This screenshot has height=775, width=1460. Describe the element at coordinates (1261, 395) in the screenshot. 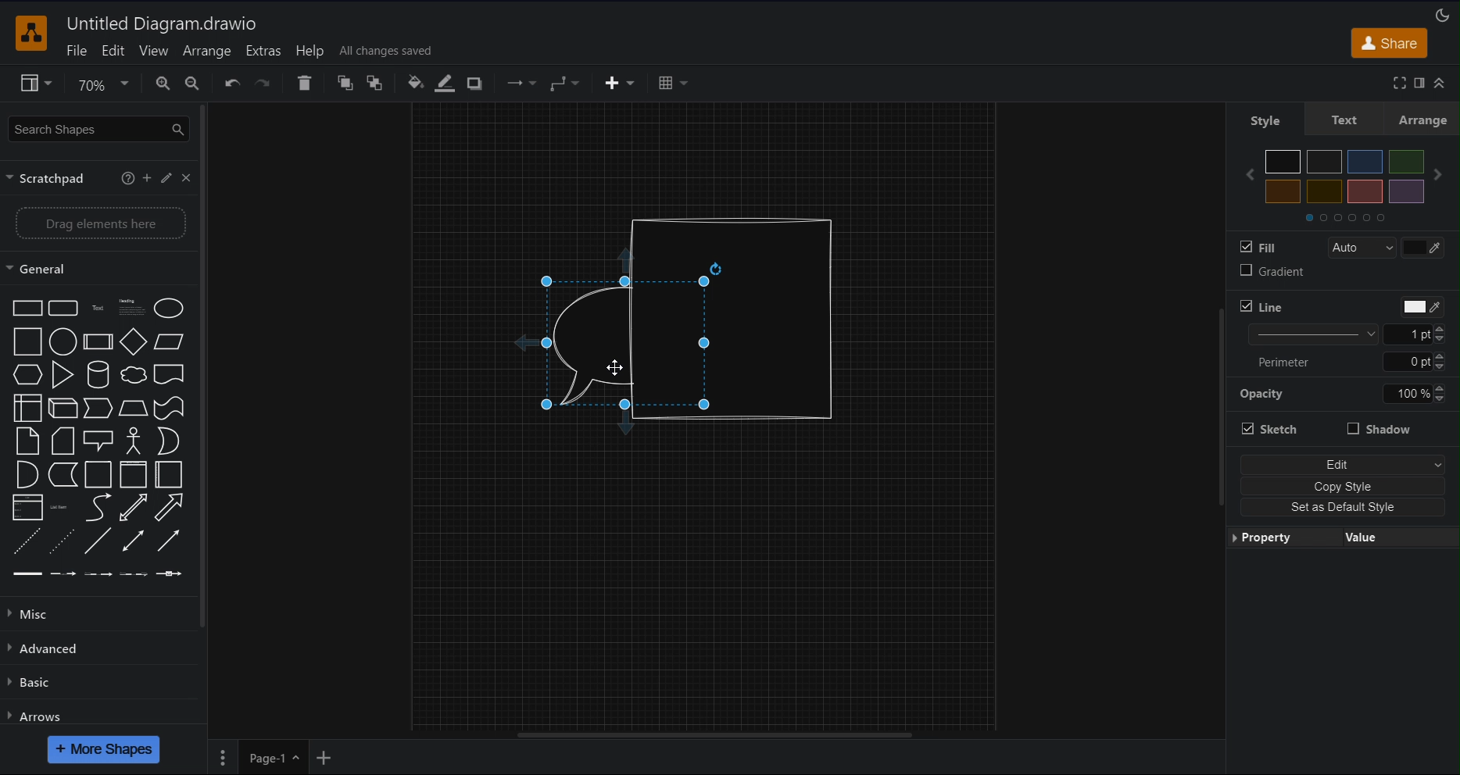

I see `Opacity` at that location.